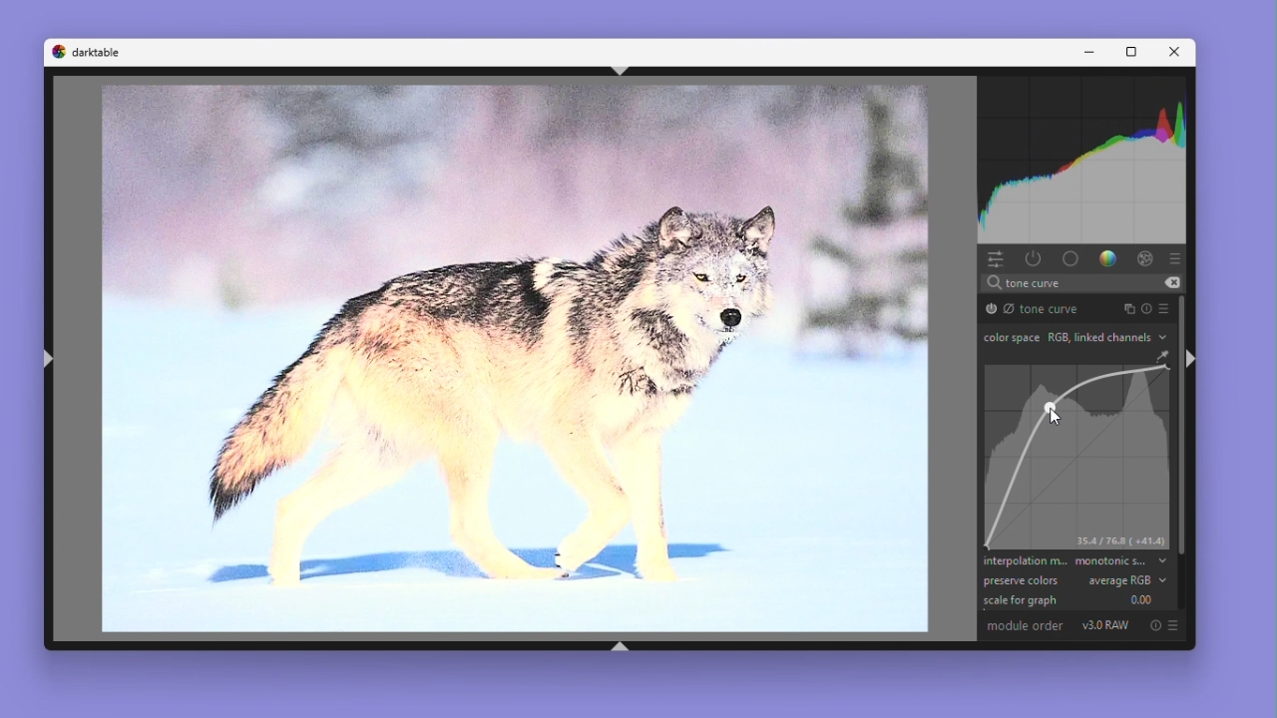  Describe the element at coordinates (1129, 308) in the screenshot. I see `Instance` at that location.